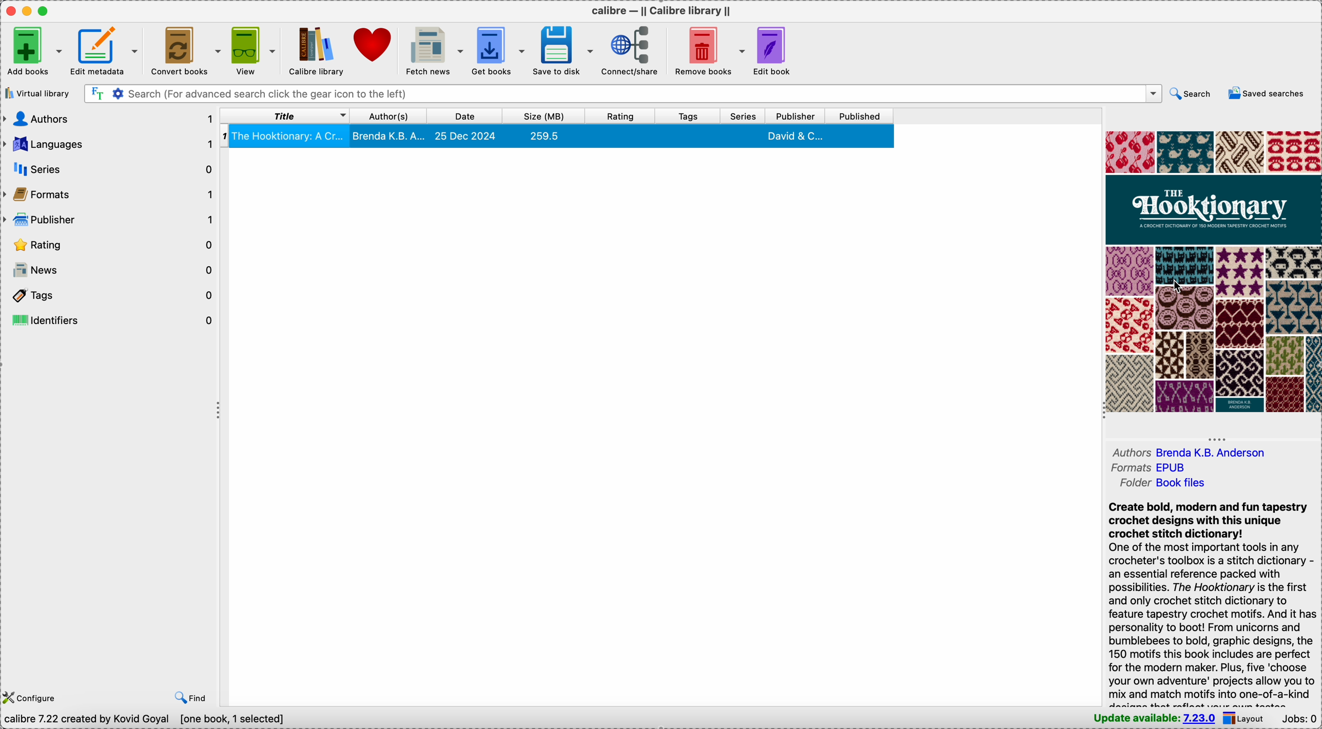 This screenshot has width=1322, height=729. I want to click on double click on book cover preview, so click(1213, 272).